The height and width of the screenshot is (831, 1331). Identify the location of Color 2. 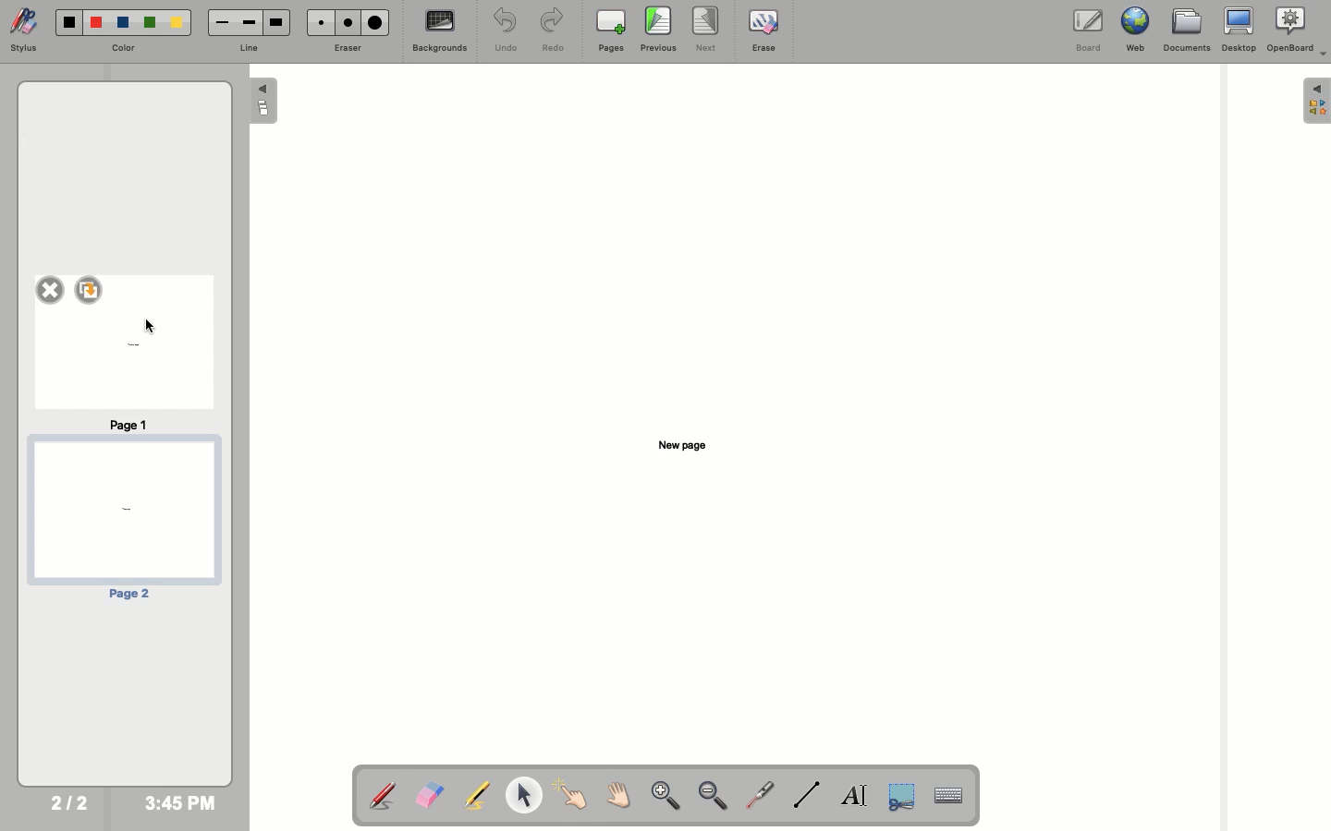
(96, 23).